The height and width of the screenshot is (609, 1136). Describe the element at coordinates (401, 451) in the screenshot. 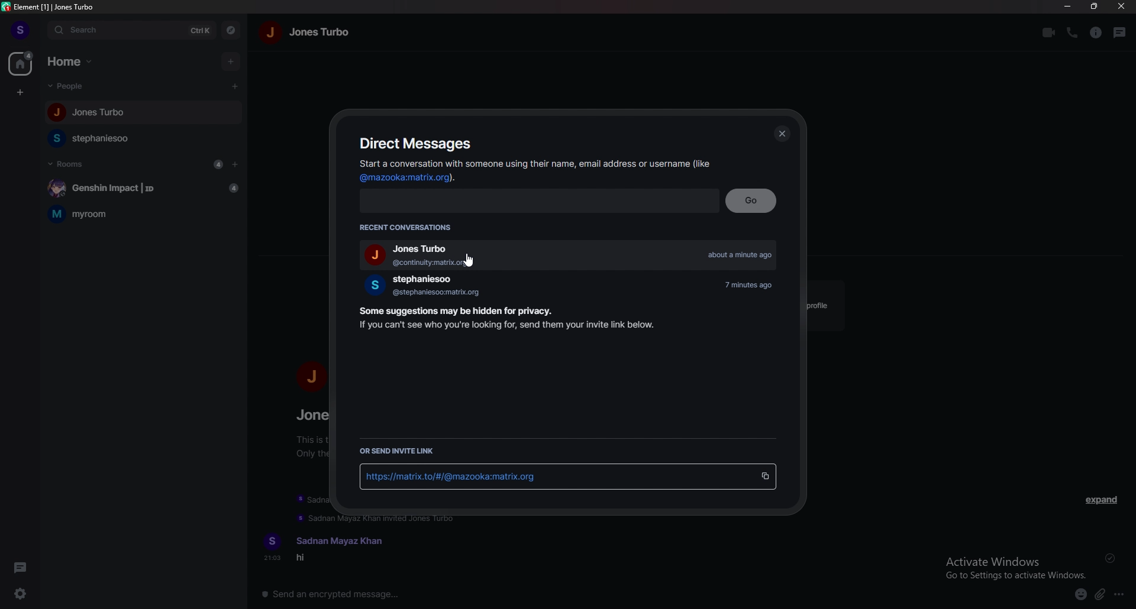

I see `or send invite link` at that location.